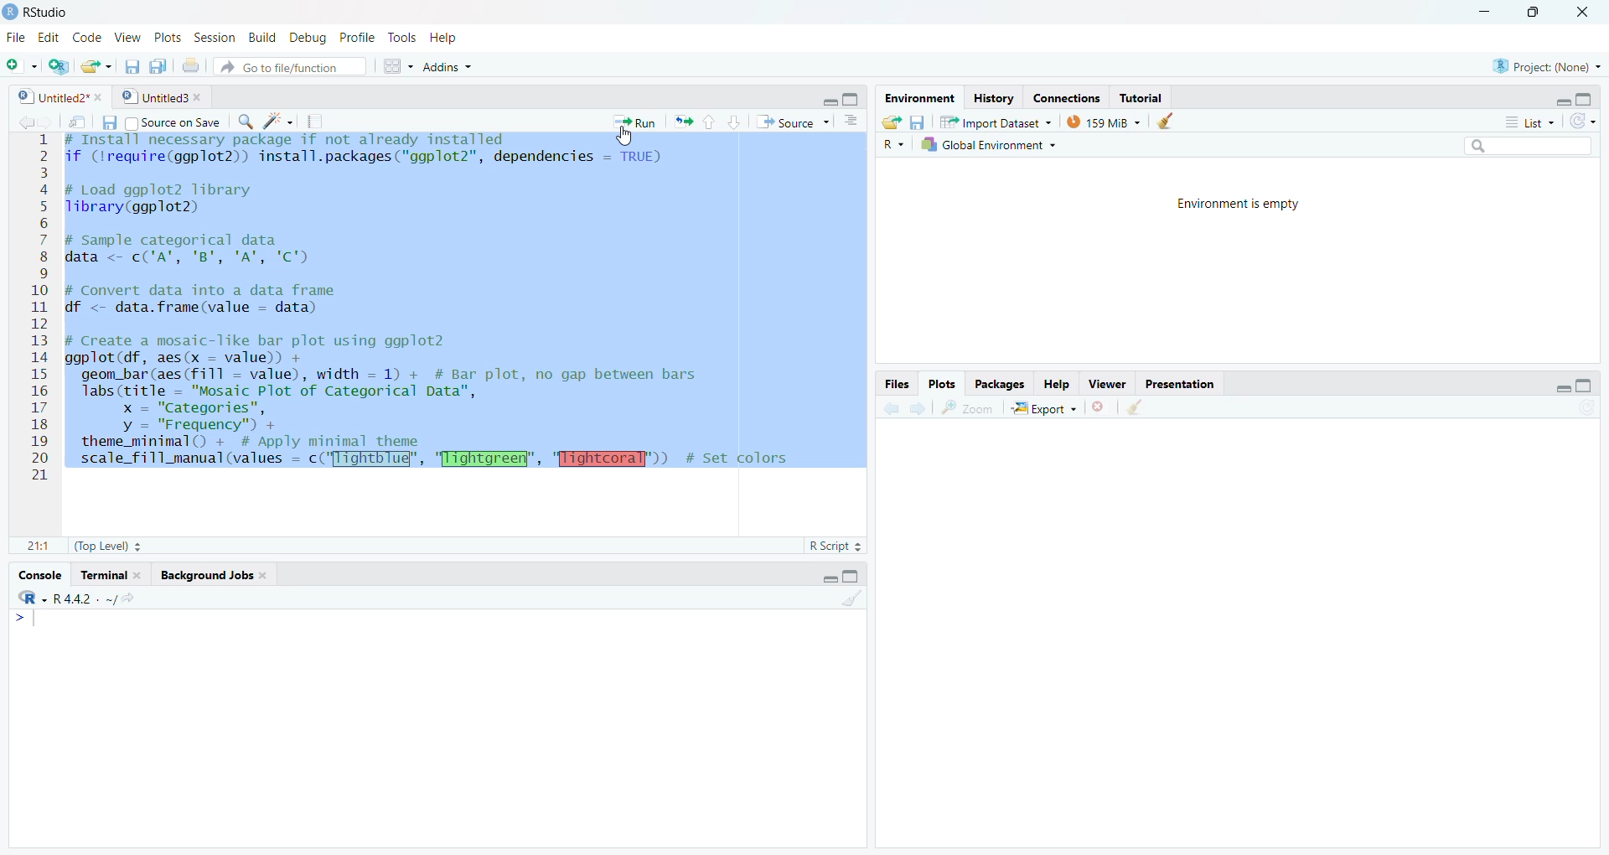  I want to click on Viewer, so click(1109, 384).